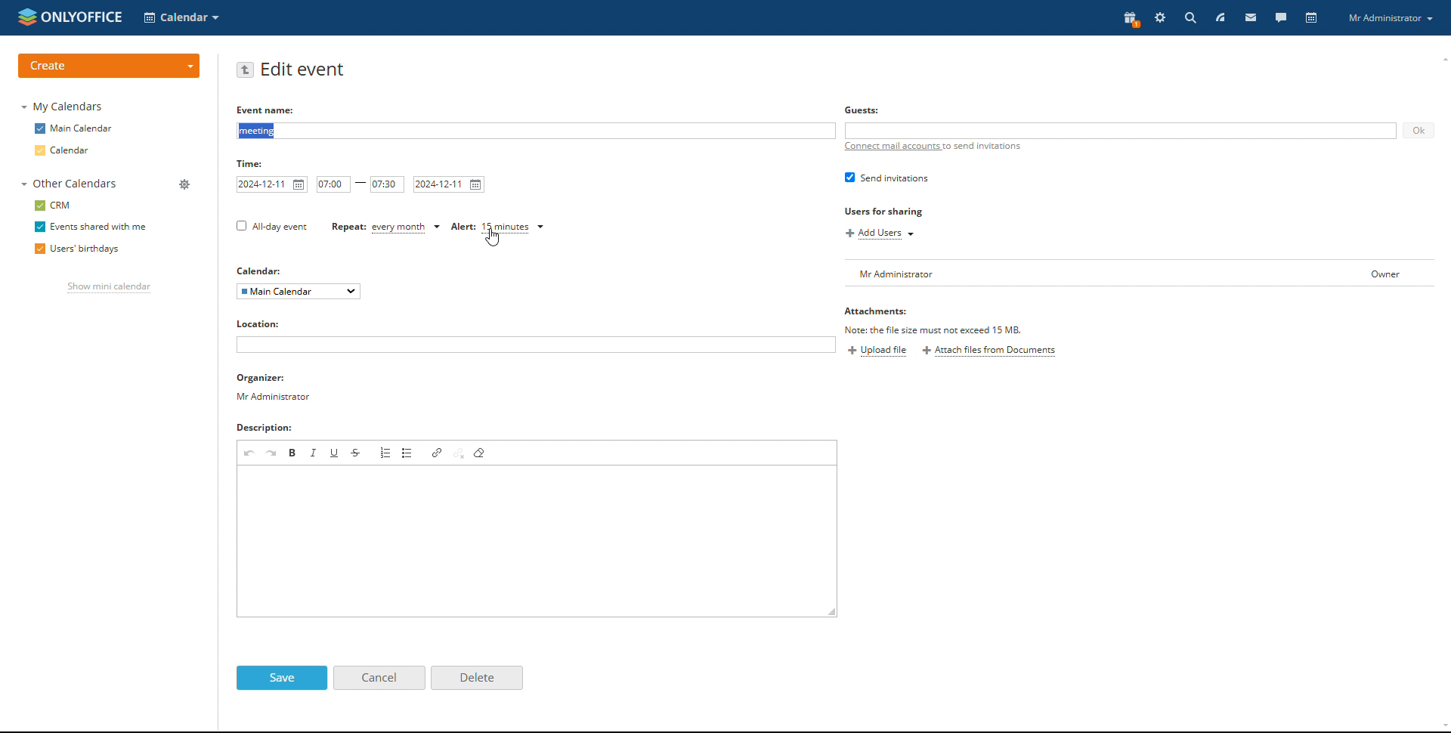 This screenshot has width=1451, height=733. Describe the element at coordinates (450, 184) in the screenshot. I see `end date` at that location.